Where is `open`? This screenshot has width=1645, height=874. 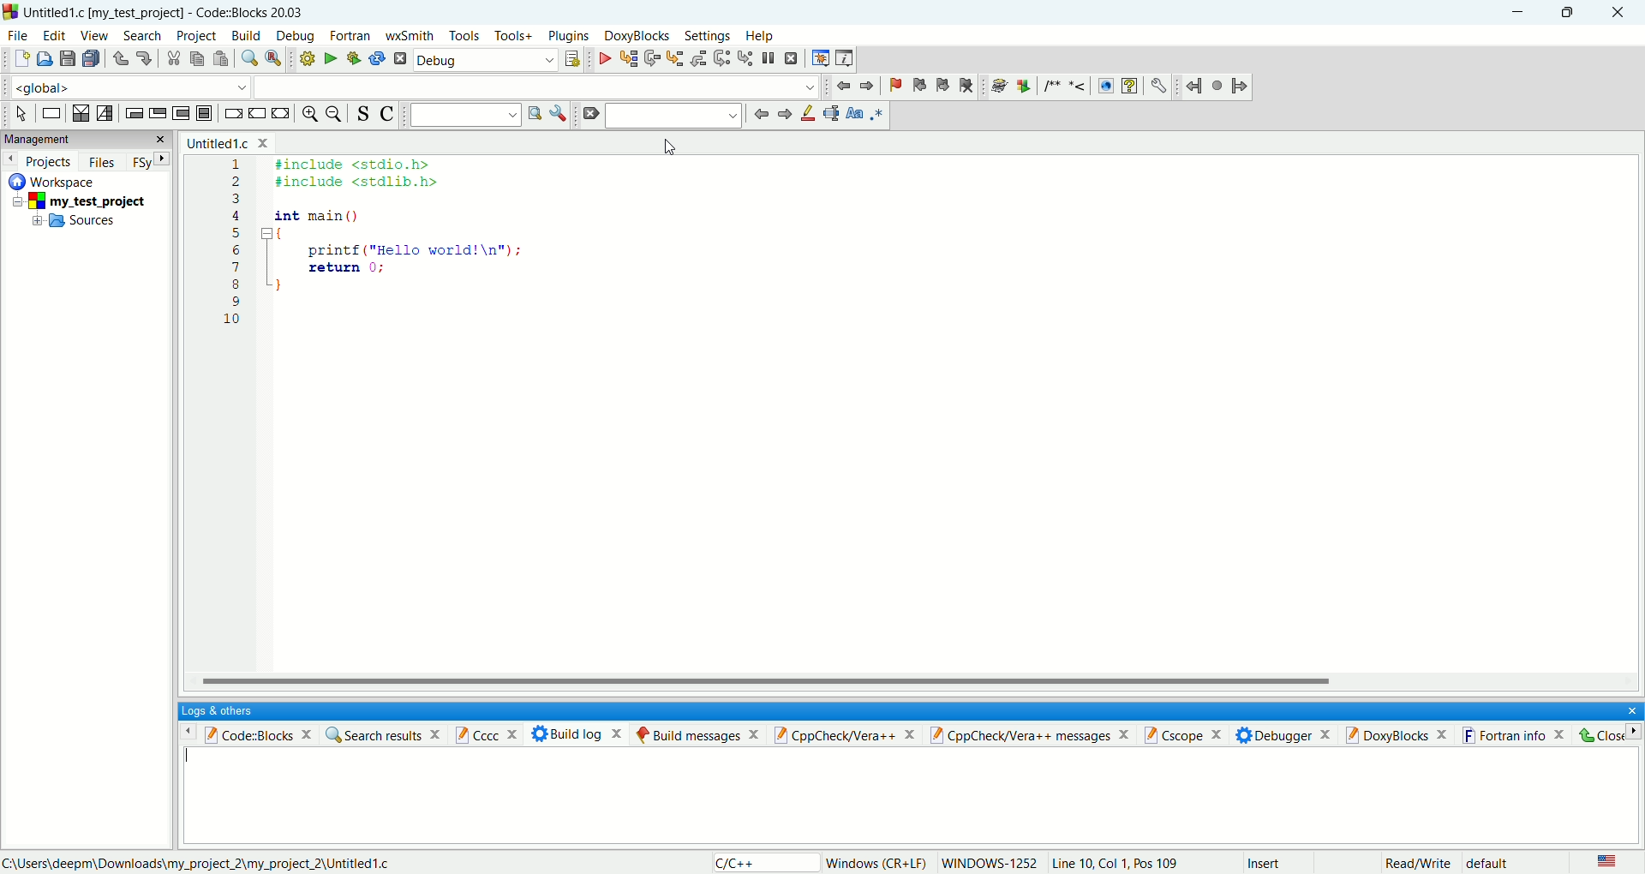 open is located at coordinates (42, 59).